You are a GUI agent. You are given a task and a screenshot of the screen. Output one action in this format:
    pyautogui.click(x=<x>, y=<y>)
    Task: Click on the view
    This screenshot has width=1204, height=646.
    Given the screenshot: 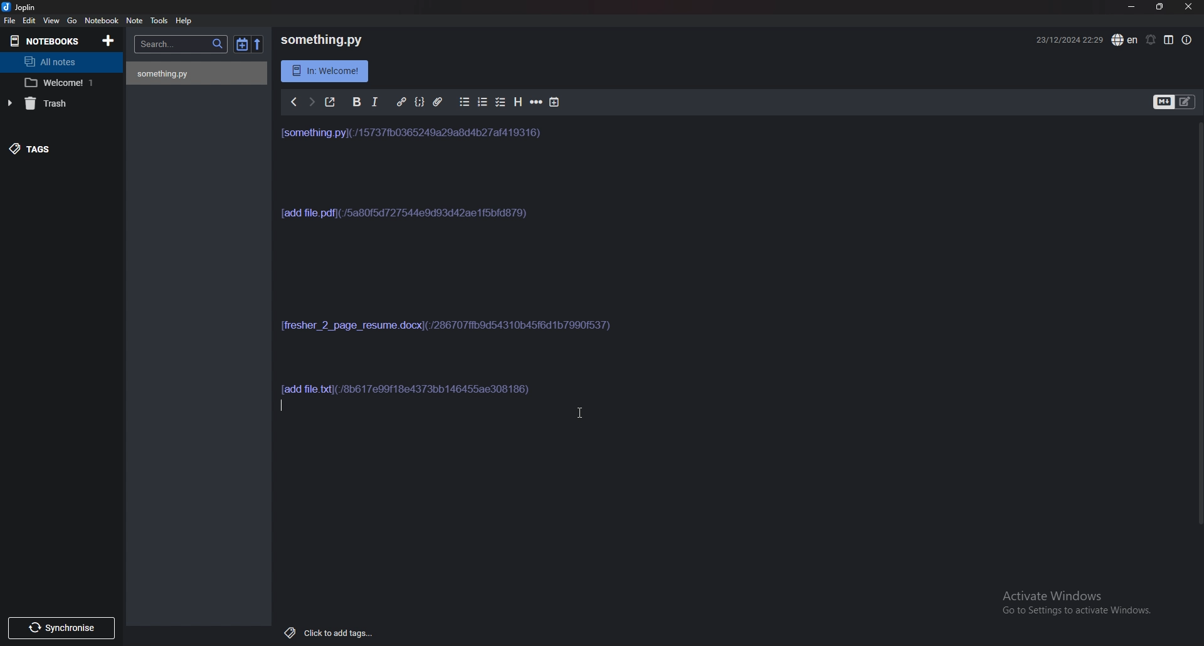 What is the action you would take?
    pyautogui.click(x=53, y=21)
    